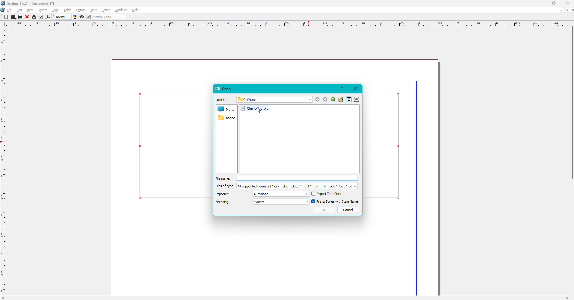  I want to click on change view, so click(350, 100).